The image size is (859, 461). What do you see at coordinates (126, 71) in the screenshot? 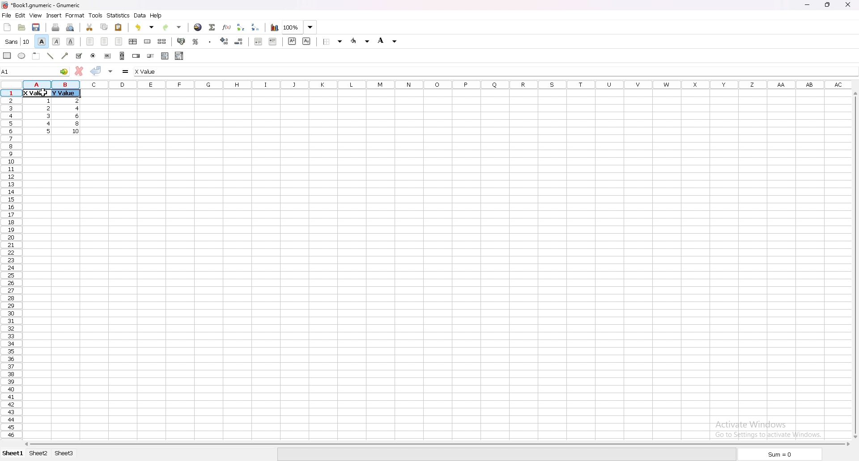
I see `formula` at bounding box center [126, 71].